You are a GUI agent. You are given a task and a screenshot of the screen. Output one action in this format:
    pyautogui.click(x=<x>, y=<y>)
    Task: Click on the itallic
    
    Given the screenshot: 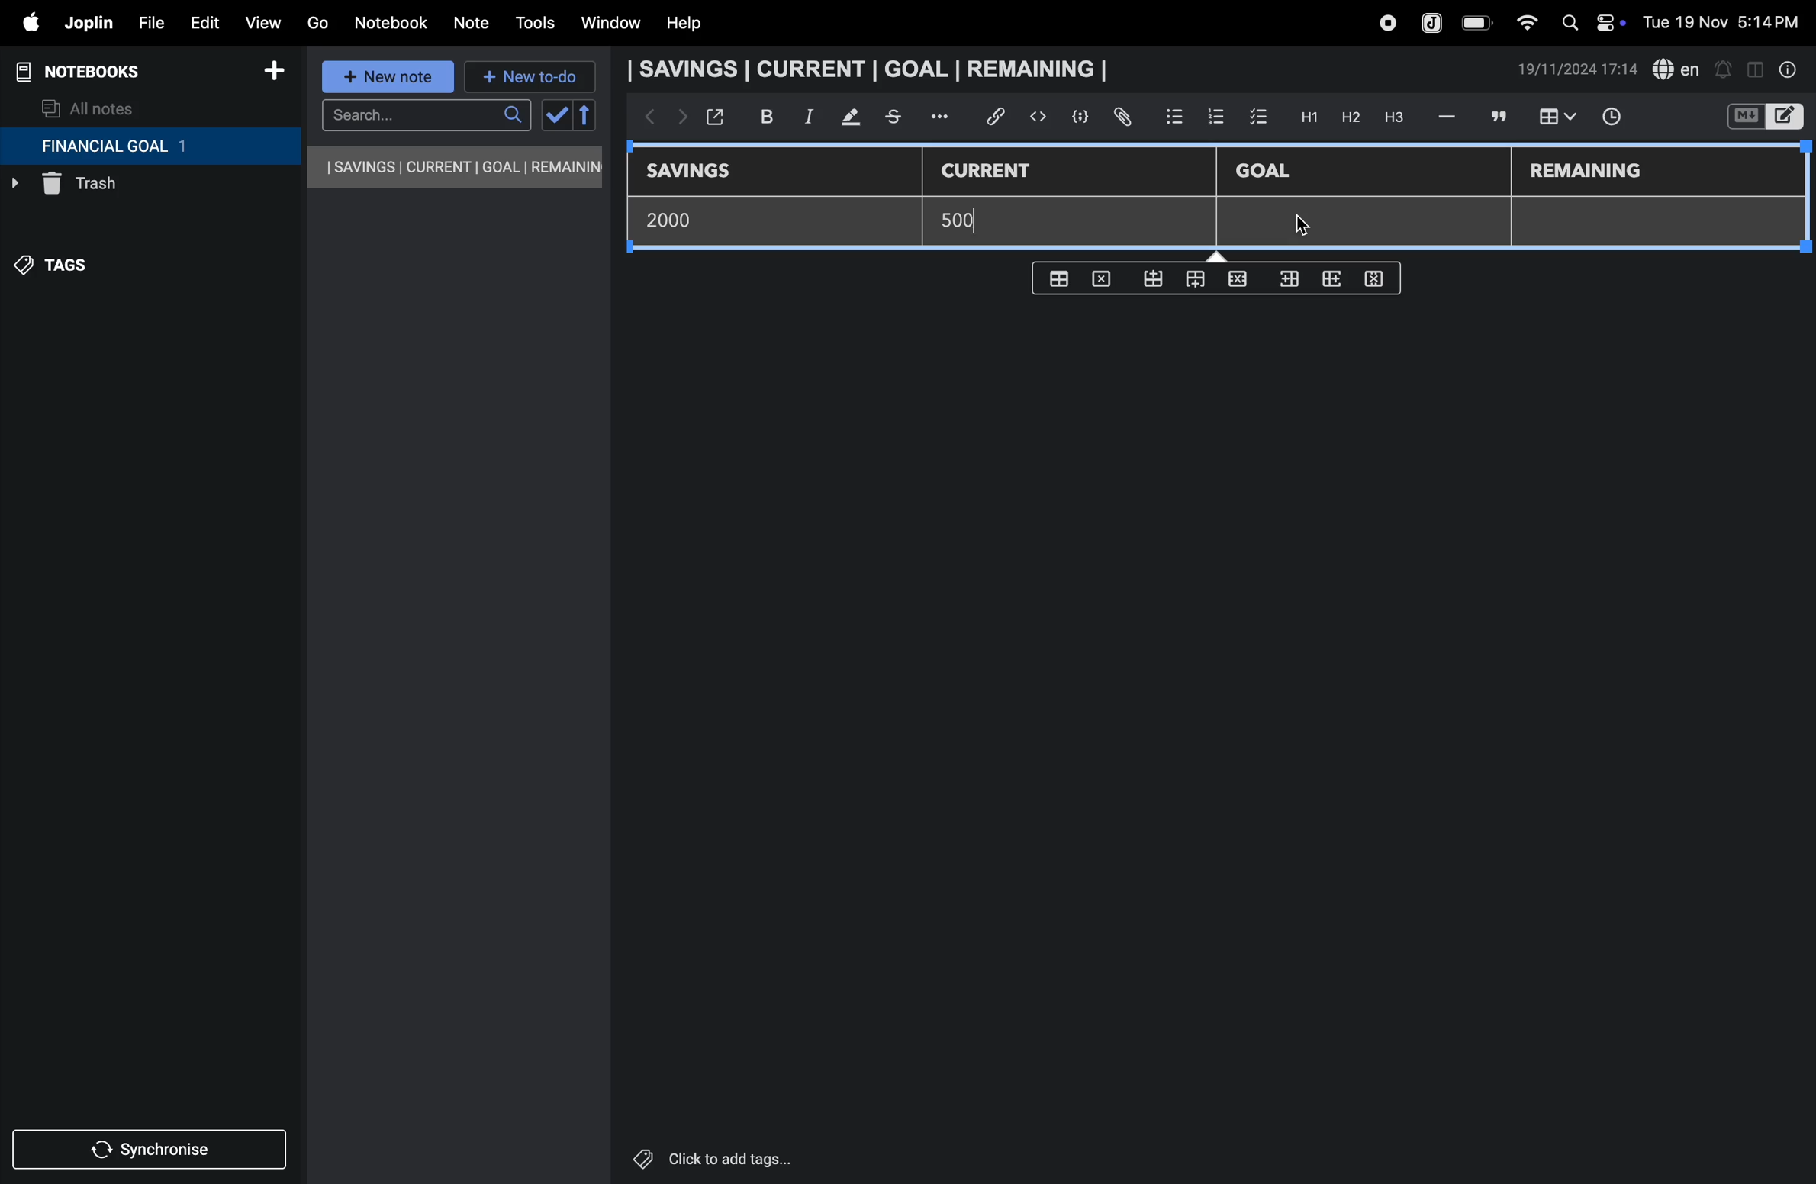 What is the action you would take?
    pyautogui.click(x=807, y=117)
    